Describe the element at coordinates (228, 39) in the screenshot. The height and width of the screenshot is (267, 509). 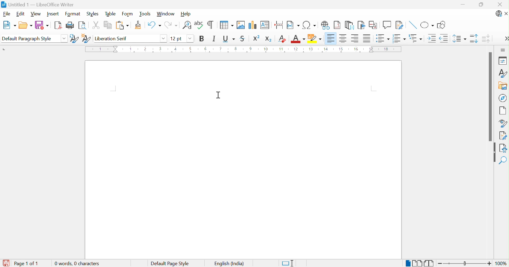
I see `Underline` at that location.